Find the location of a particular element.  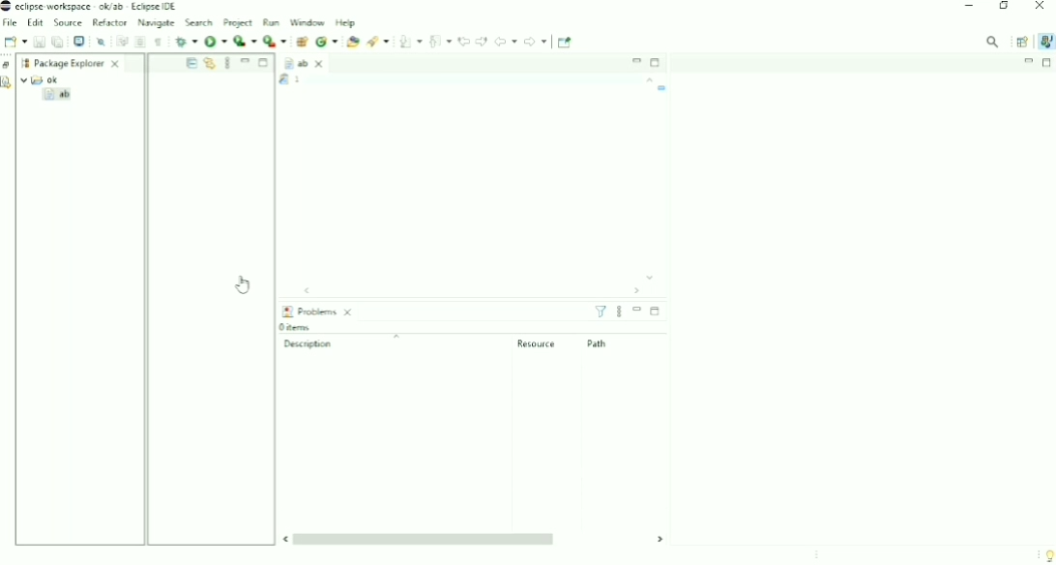

Save is located at coordinates (39, 42).